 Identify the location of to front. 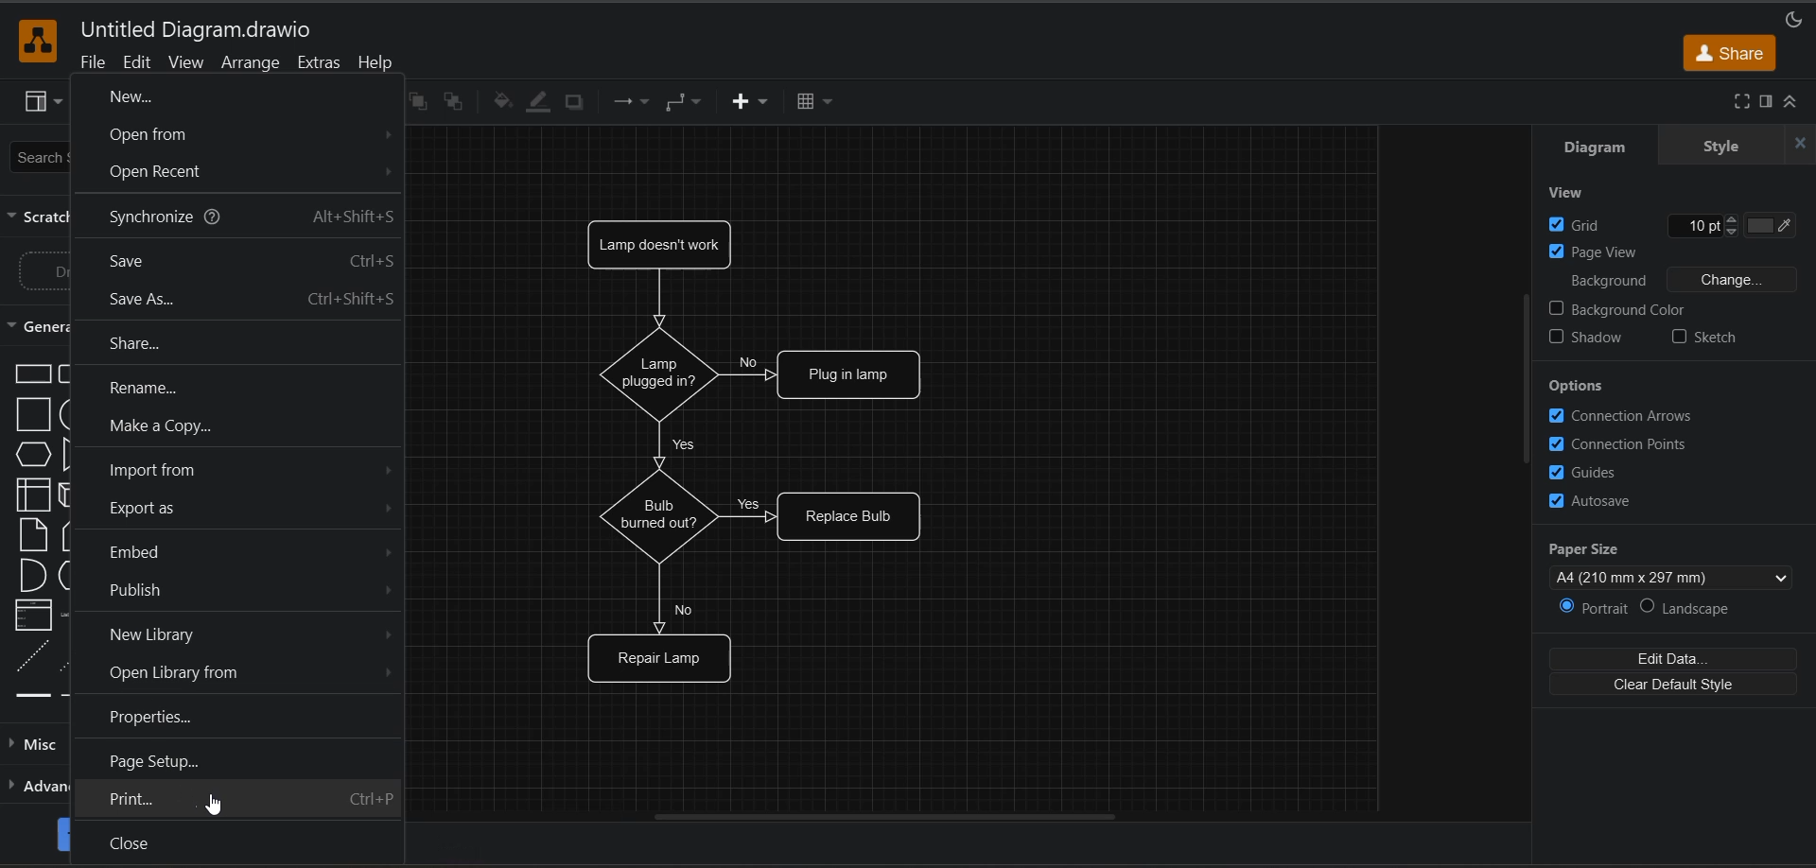
(414, 99).